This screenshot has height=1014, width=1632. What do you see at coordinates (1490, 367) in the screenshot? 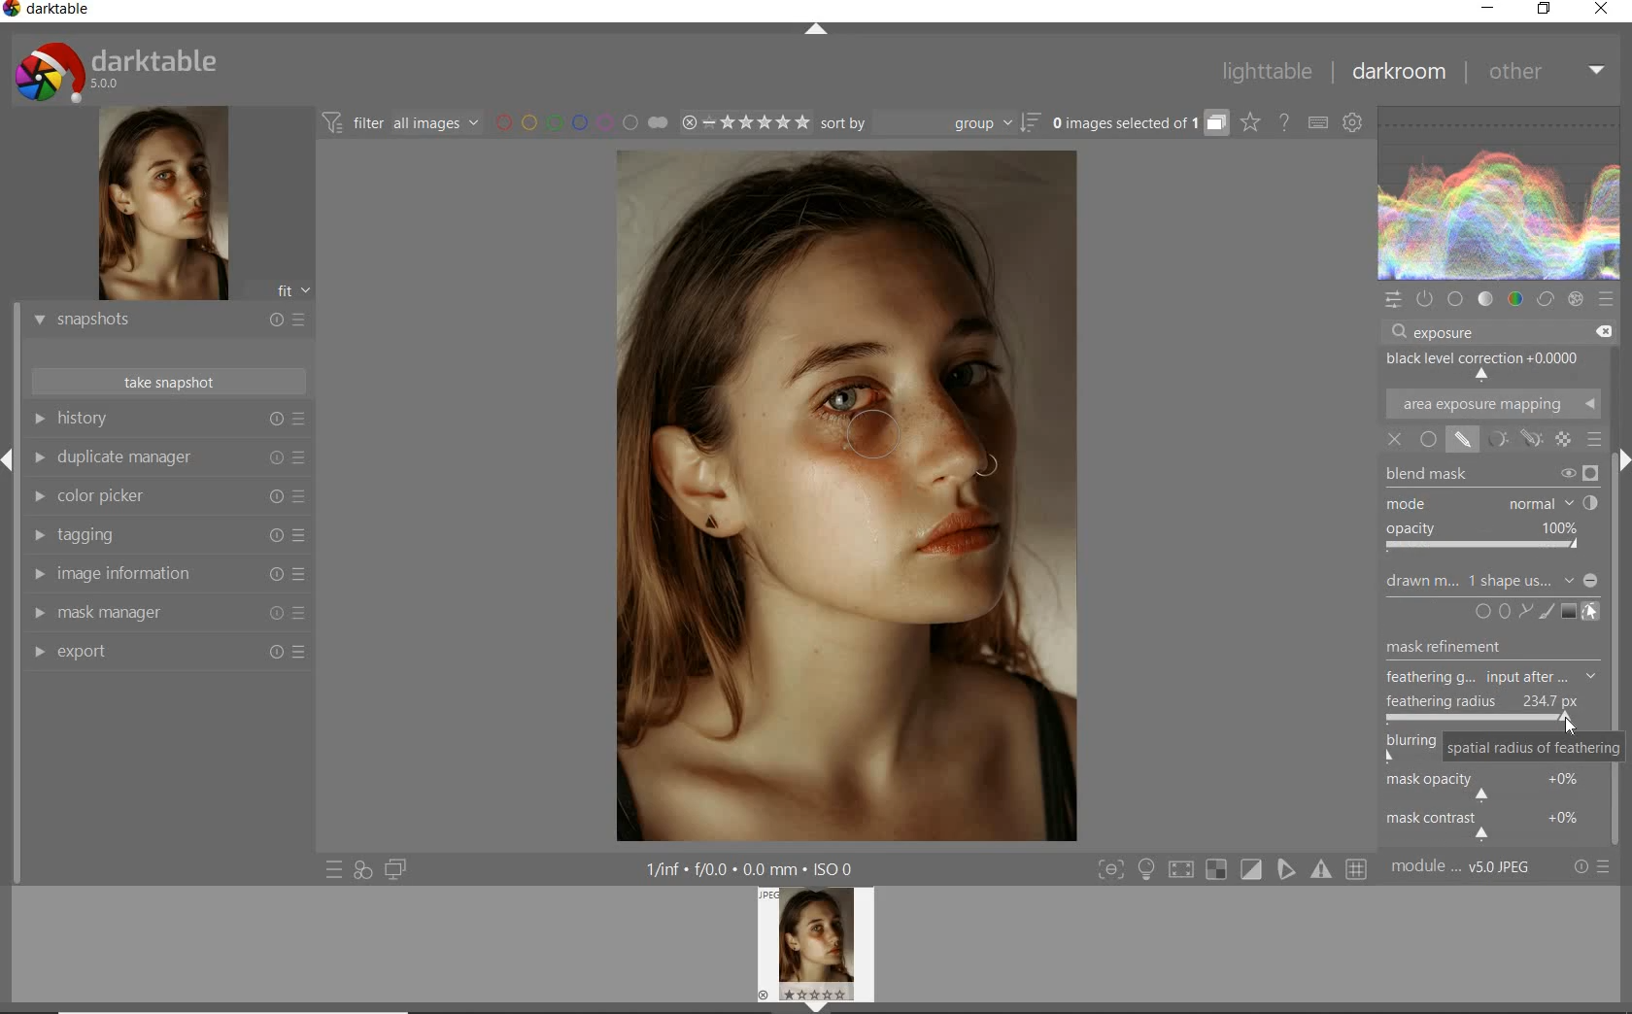
I see `BLACK LEVEL CORRECTION` at bounding box center [1490, 367].